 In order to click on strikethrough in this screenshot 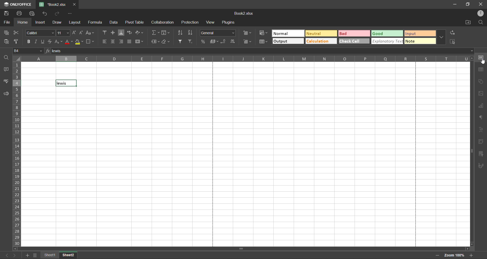, I will do `click(50, 42)`.